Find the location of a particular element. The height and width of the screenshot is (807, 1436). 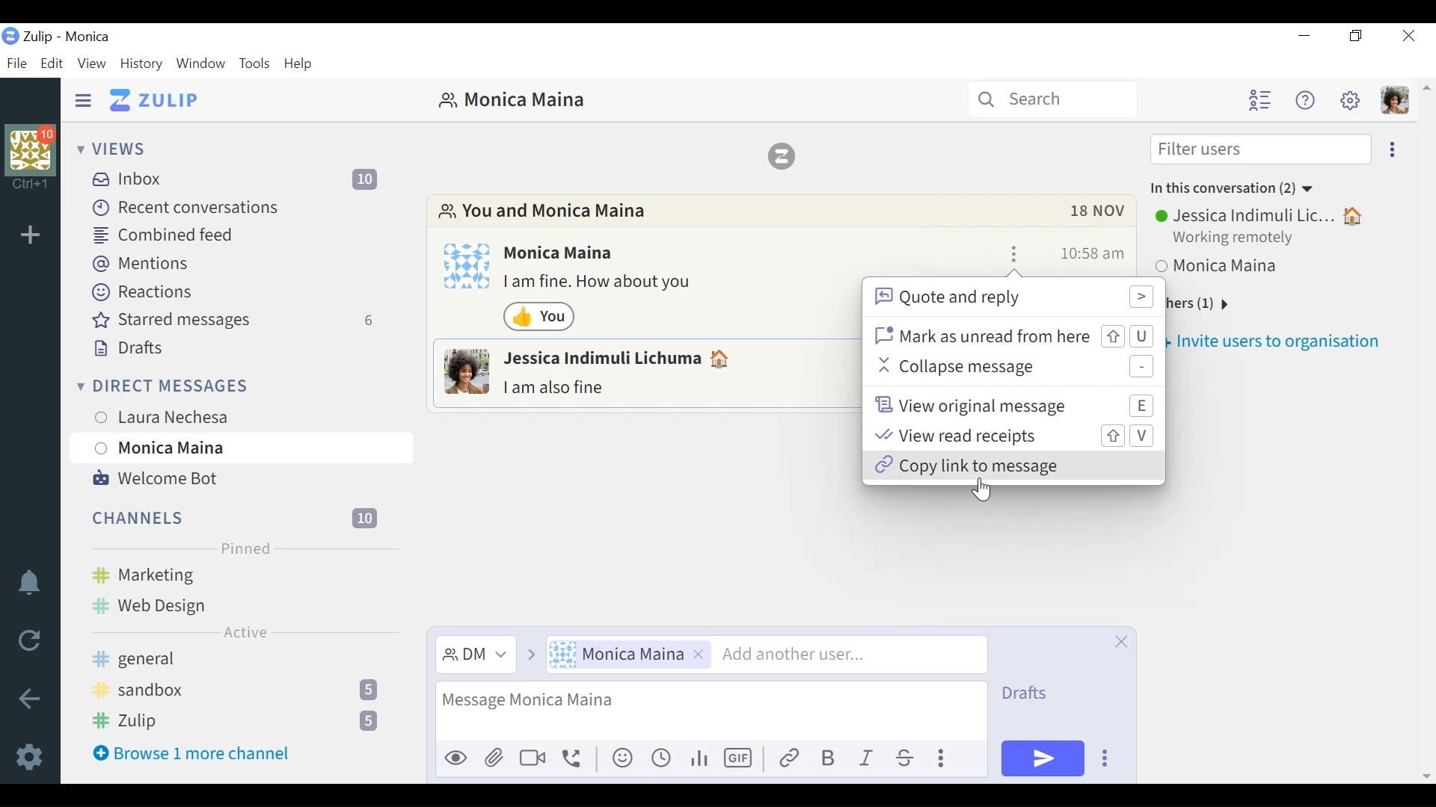

Italics is located at coordinates (868, 759).